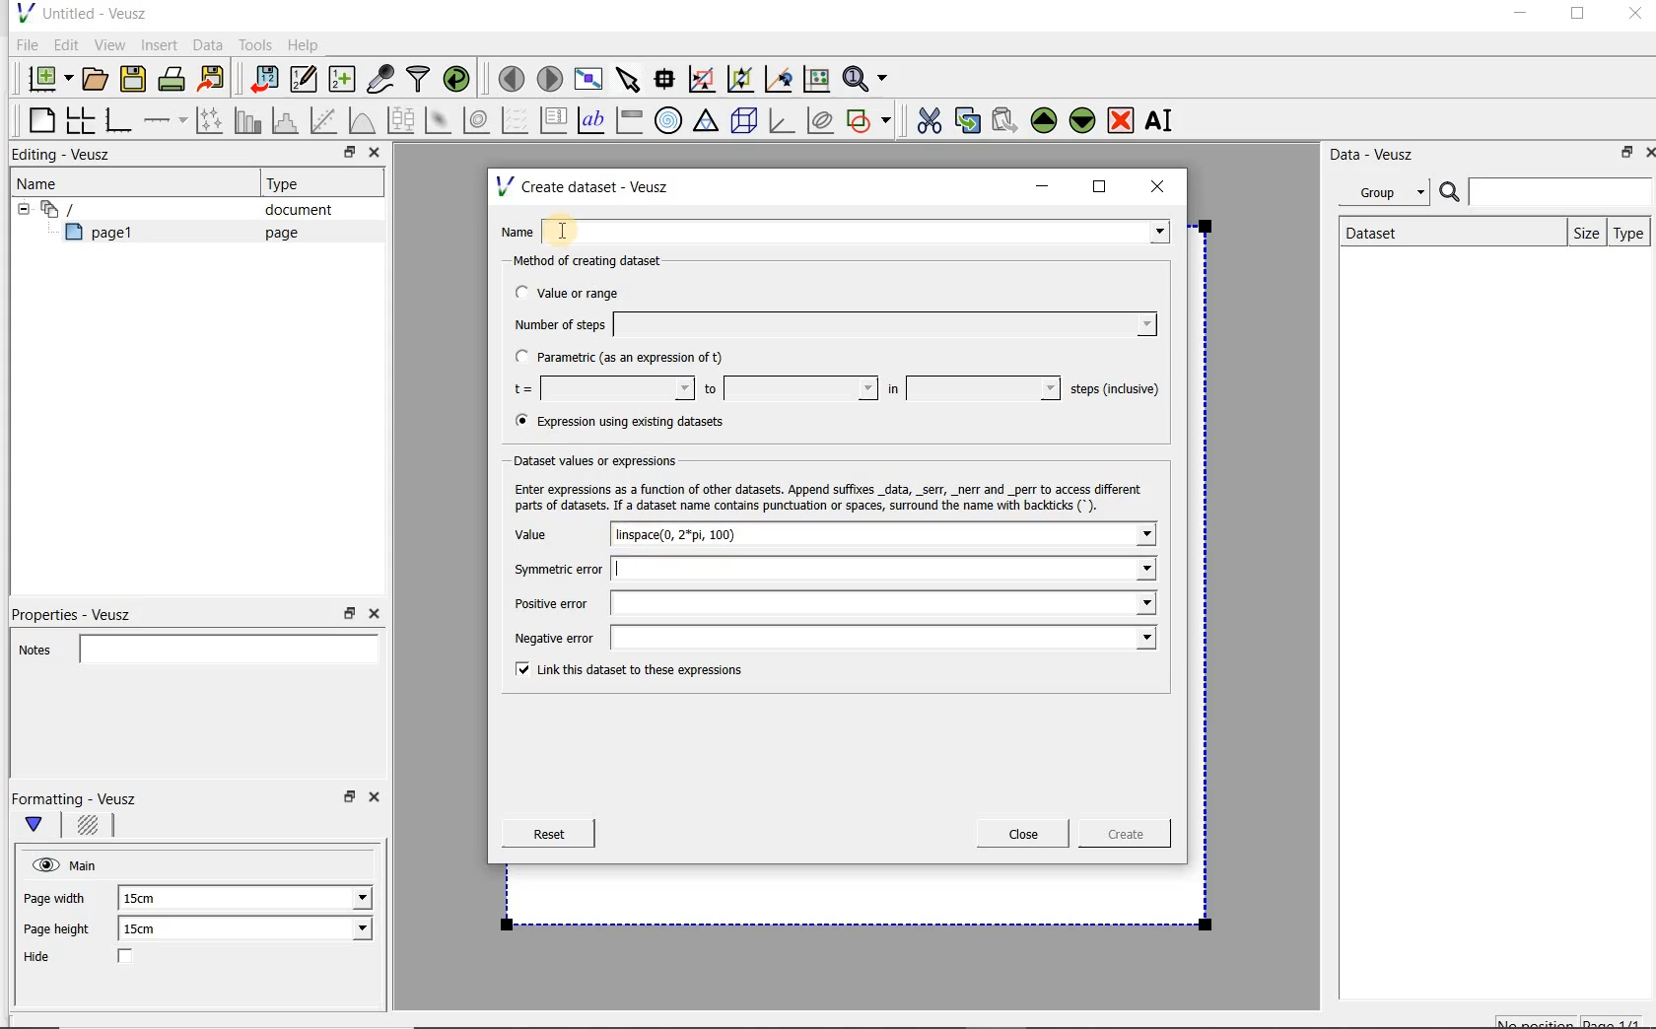  What do you see at coordinates (780, 80) in the screenshot?
I see `click to recenter graph axes` at bounding box center [780, 80].